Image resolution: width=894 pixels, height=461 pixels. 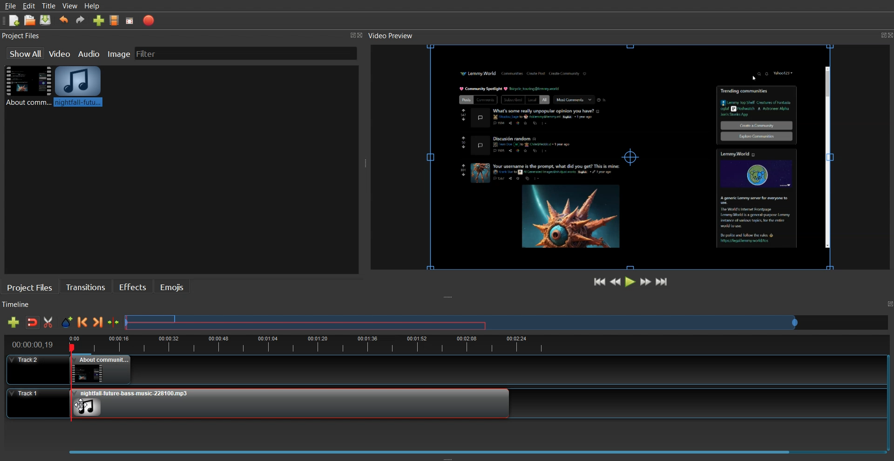 What do you see at coordinates (90, 53) in the screenshot?
I see `Audio` at bounding box center [90, 53].